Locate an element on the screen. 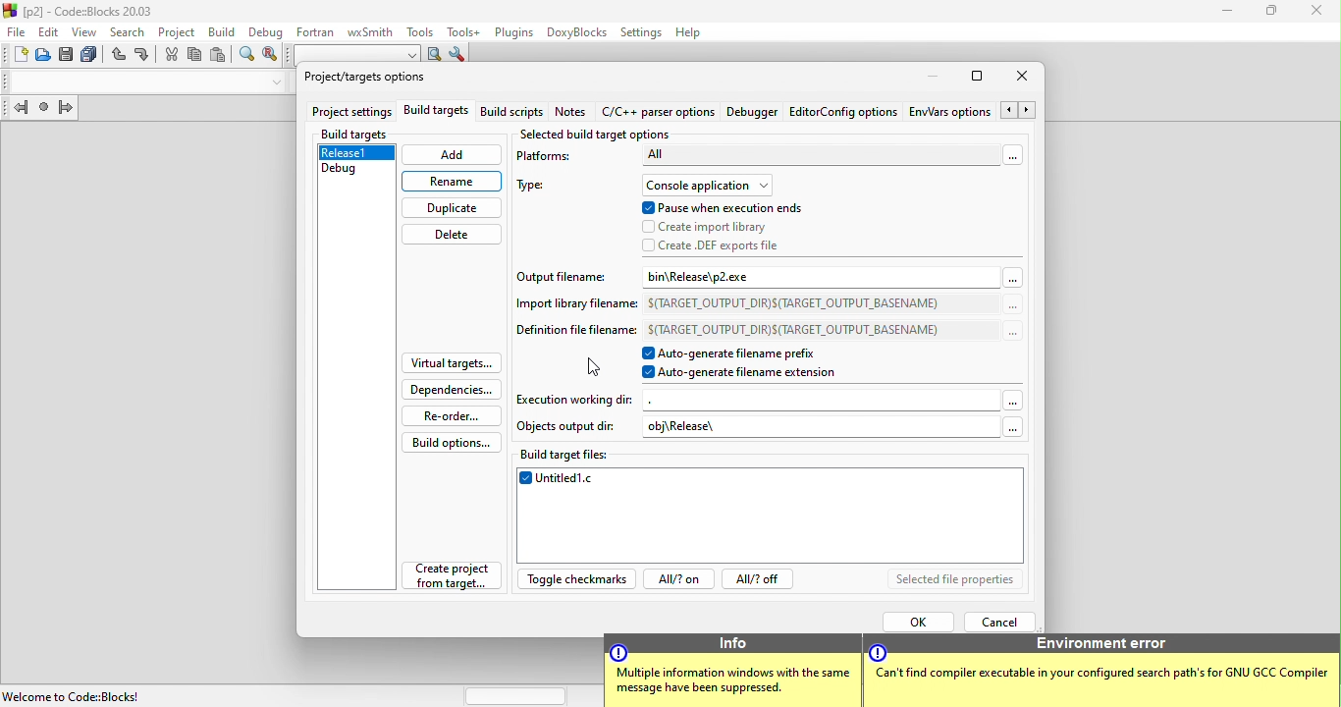 Image resolution: width=1341 pixels, height=707 pixels. maximize is located at coordinates (978, 80).